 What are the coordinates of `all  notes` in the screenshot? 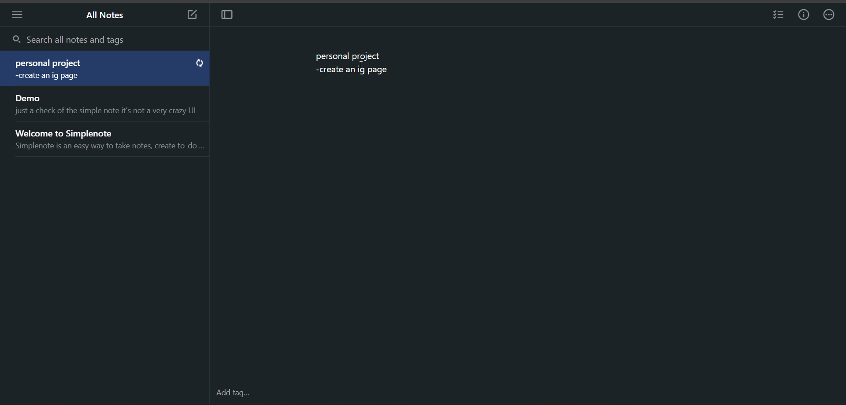 It's located at (107, 15).